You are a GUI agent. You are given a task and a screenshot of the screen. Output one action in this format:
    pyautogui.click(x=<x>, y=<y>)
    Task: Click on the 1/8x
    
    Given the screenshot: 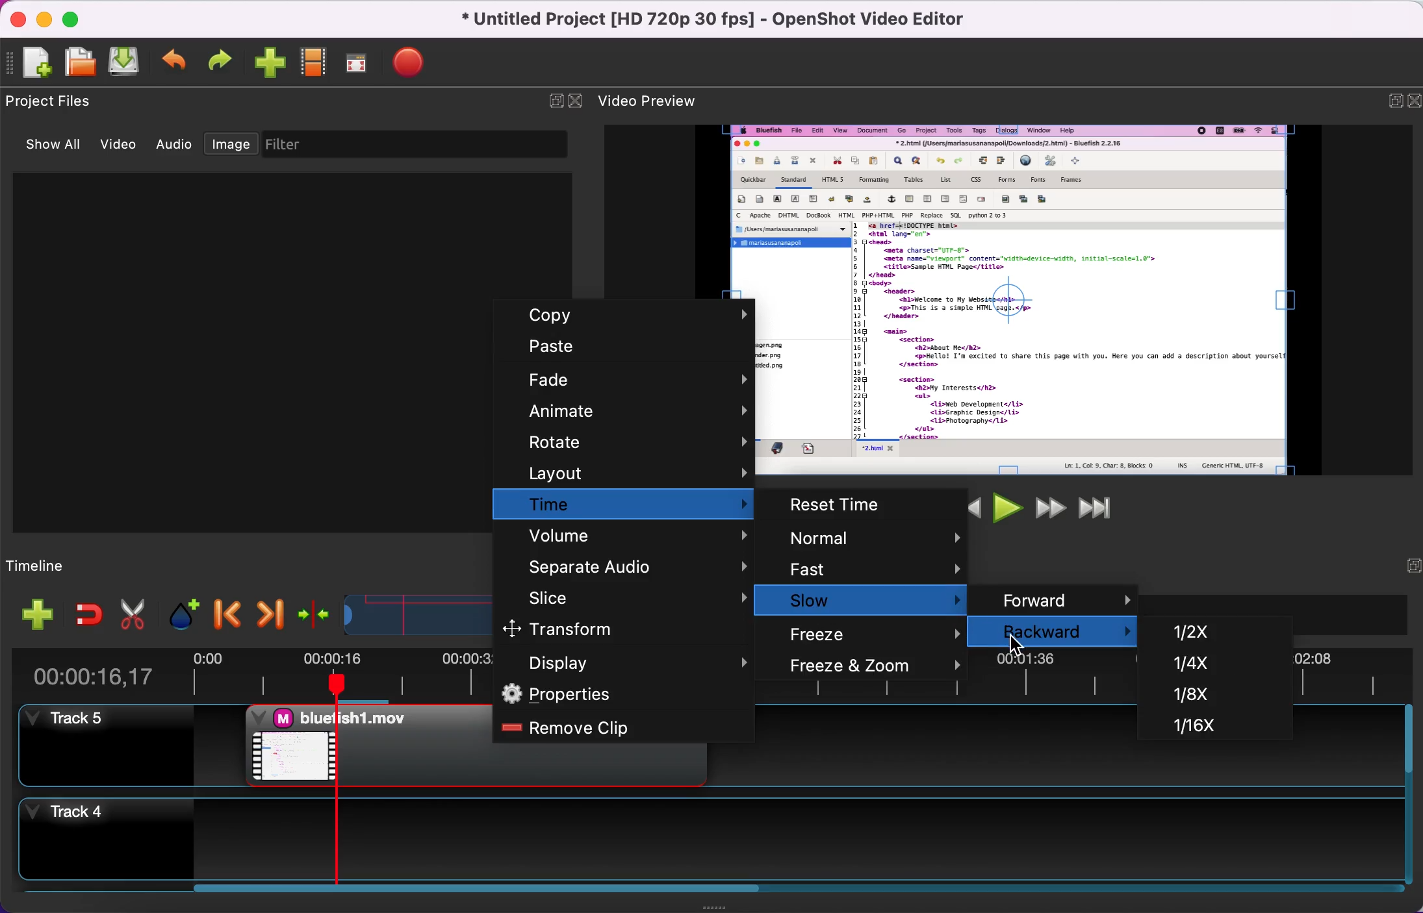 What is the action you would take?
    pyautogui.click(x=1179, y=698)
    